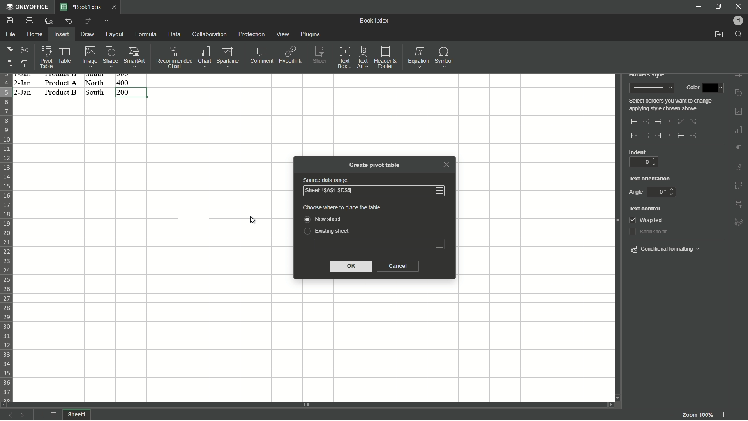  What do you see at coordinates (617, 221) in the screenshot?
I see `scroll bar` at bounding box center [617, 221].